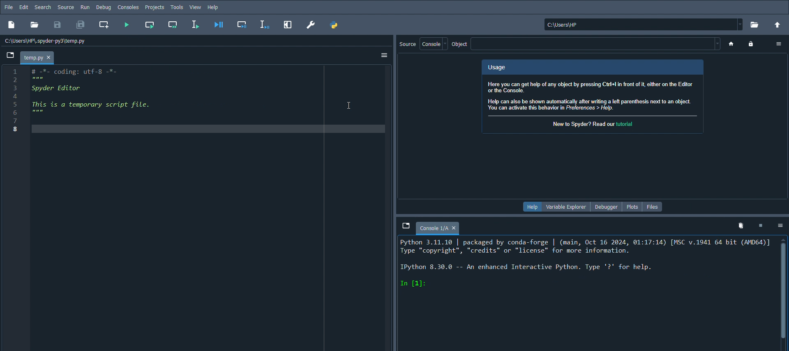 Image resolution: width=789 pixels, height=351 pixels. Describe the element at coordinates (606, 207) in the screenshot. I see `Debugger` at that location.